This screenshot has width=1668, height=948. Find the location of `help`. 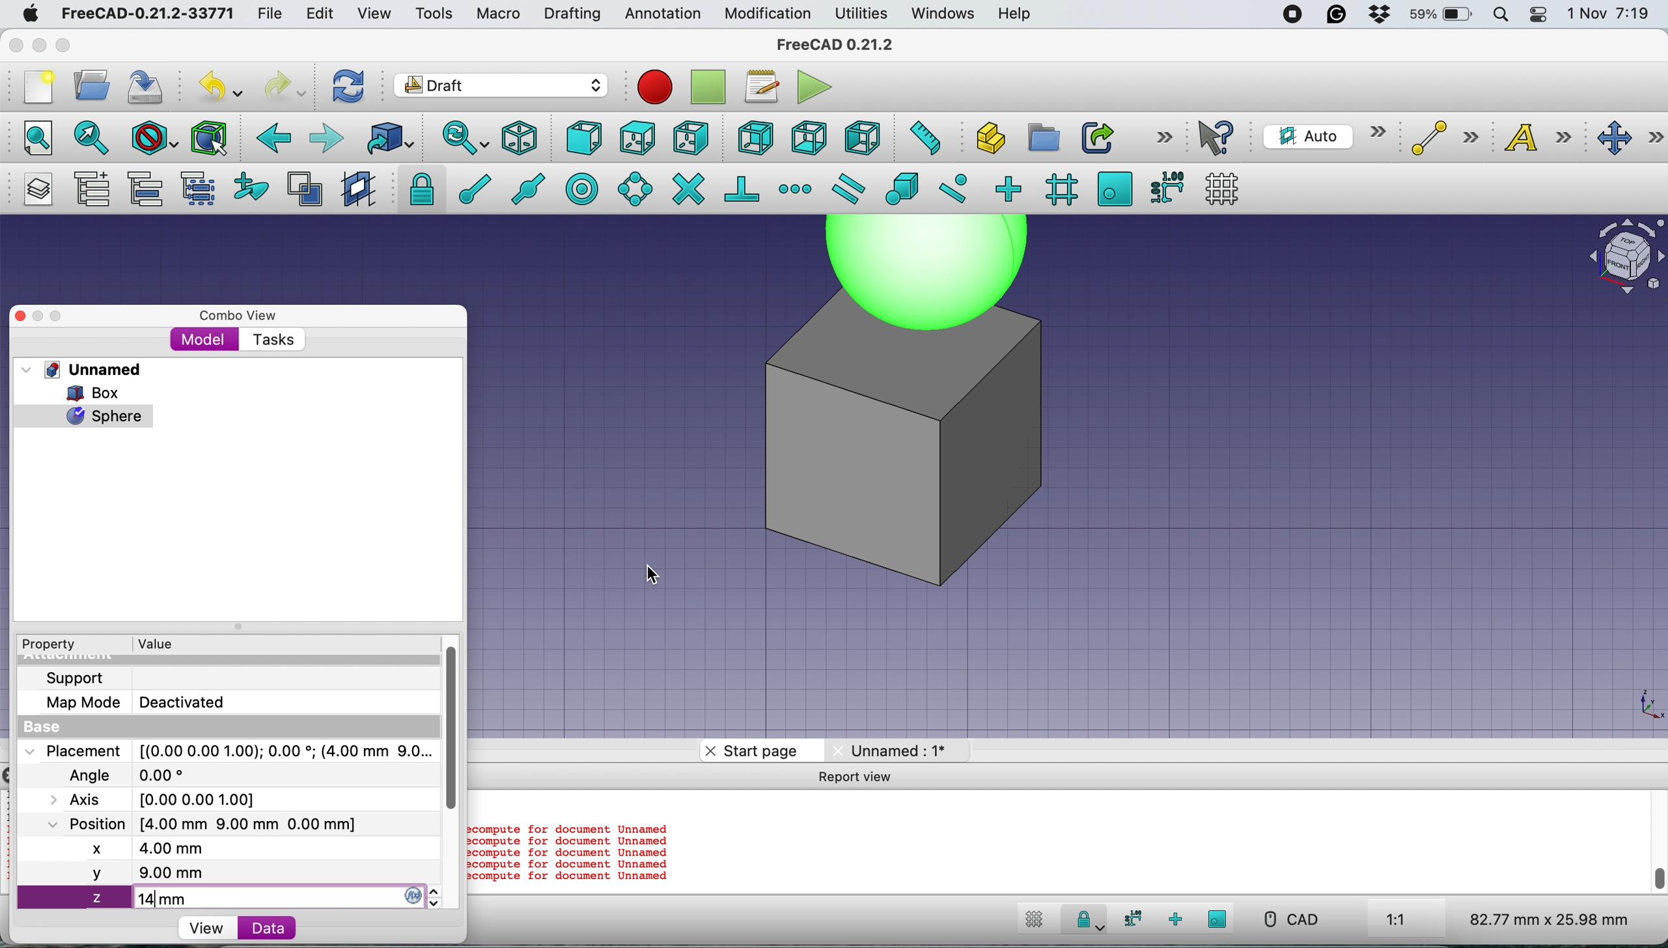

help is located at coordinates (1016, 15).